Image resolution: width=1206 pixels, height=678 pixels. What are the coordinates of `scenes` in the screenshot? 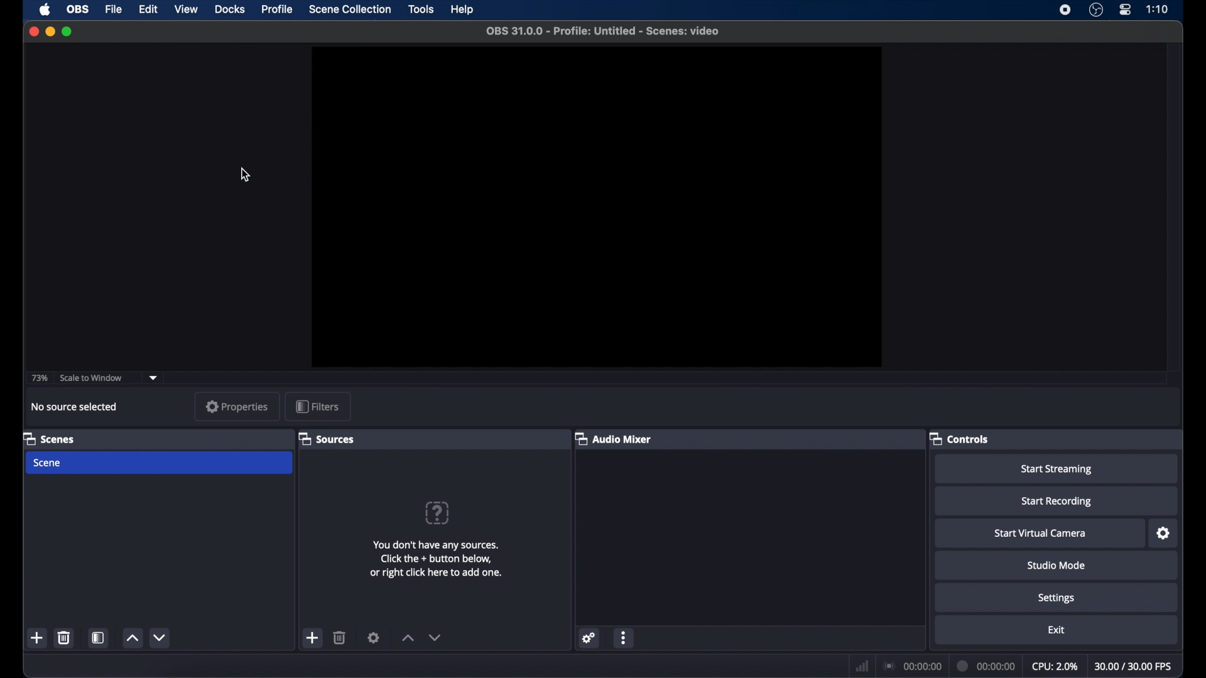 It's located at (48, 438).